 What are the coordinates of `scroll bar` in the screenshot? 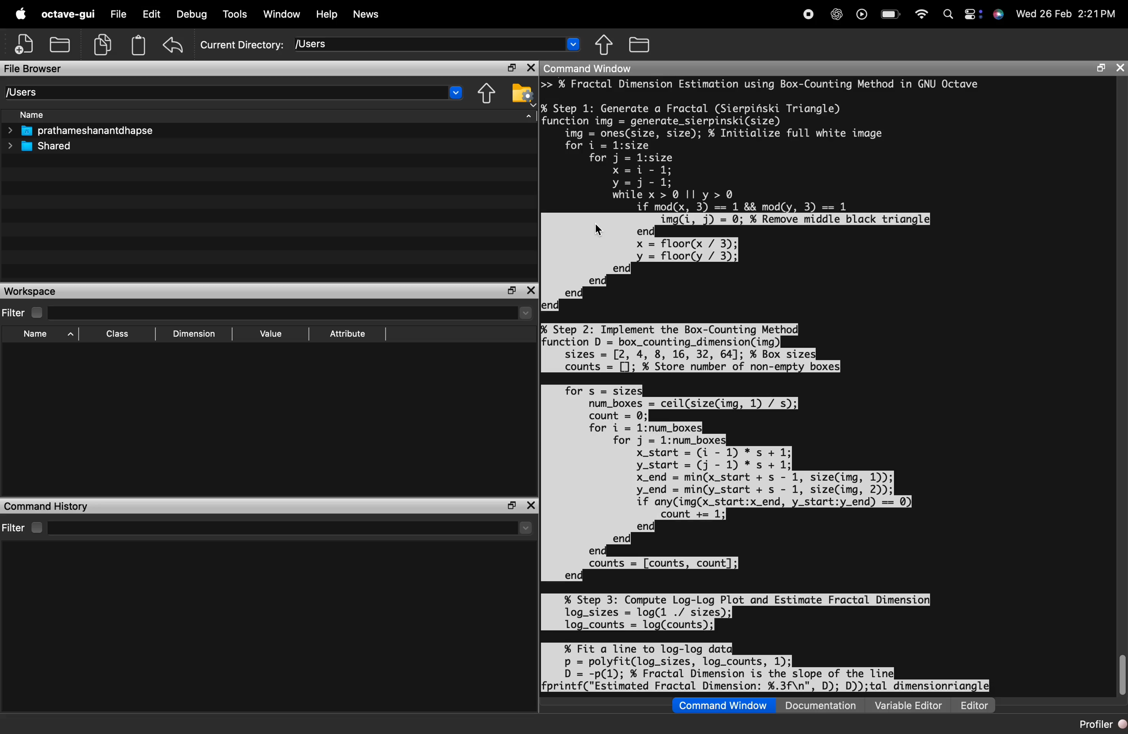 It's located at (1120, 676).